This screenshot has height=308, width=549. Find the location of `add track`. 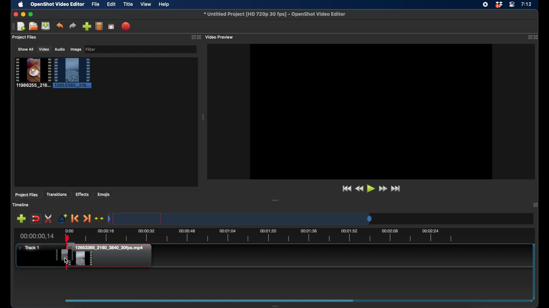

add track is located at coordinates (22, 218).